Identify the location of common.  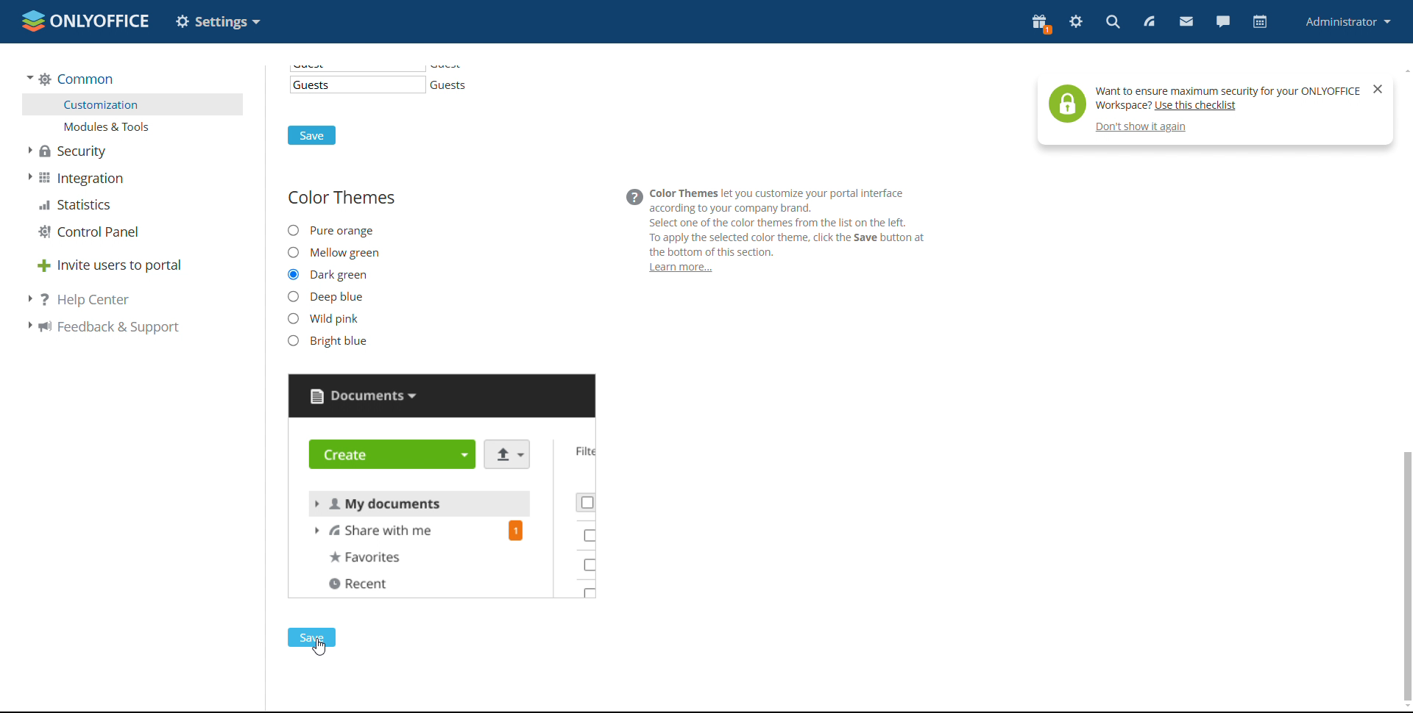
(70, 79).